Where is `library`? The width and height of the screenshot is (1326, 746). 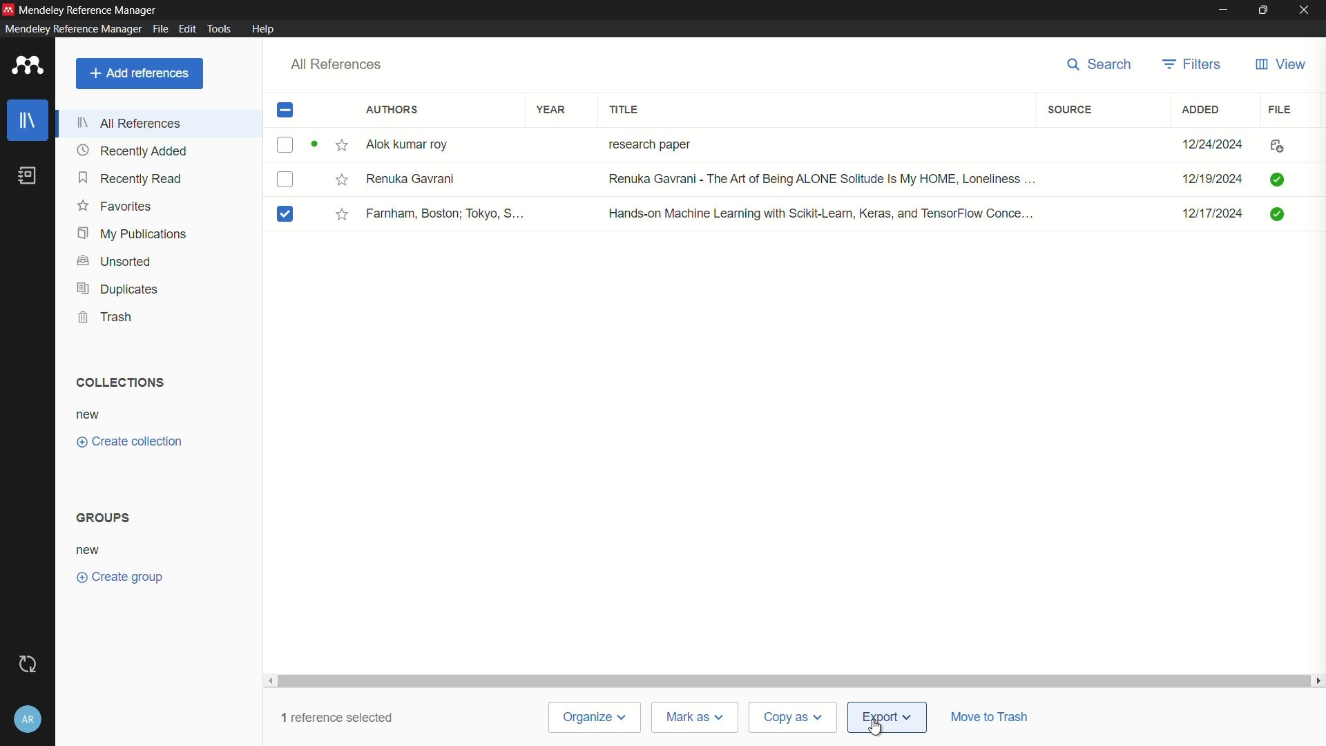
library is located at coordinates (28, 121).